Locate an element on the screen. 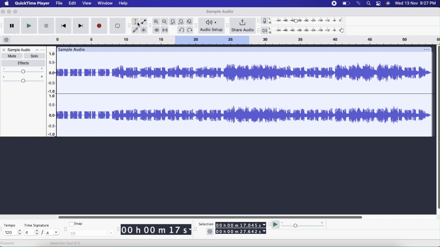 The image size is (440, 247). app icon is located at coordinates (388, 4).